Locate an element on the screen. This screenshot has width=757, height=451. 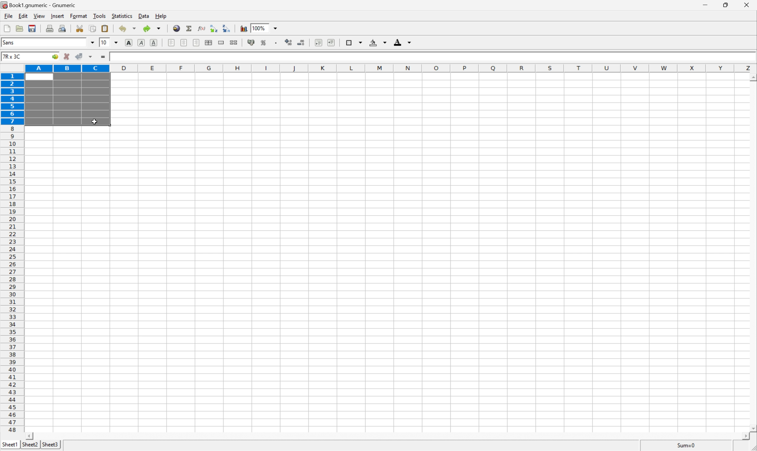
format is located at coordinates (79, 16).